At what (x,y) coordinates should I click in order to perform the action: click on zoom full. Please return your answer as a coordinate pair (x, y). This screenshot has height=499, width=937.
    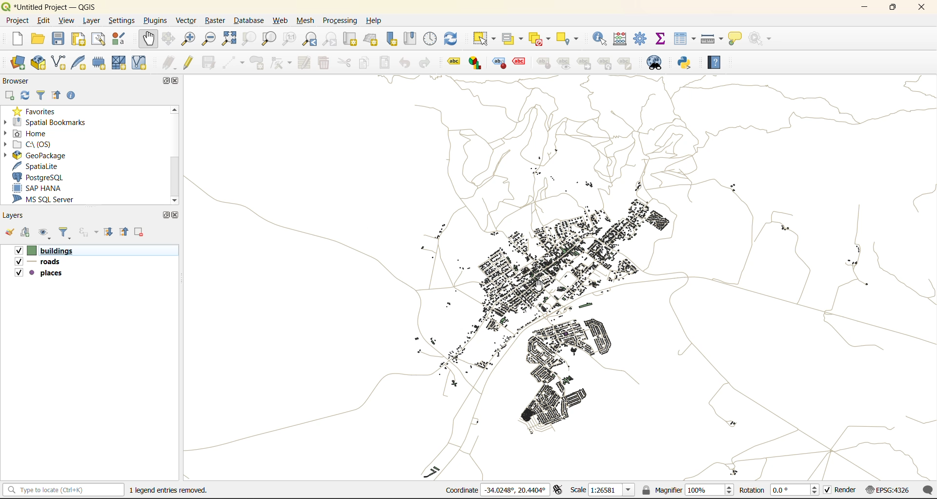
    Looking at the image, I should click on (231, 39).